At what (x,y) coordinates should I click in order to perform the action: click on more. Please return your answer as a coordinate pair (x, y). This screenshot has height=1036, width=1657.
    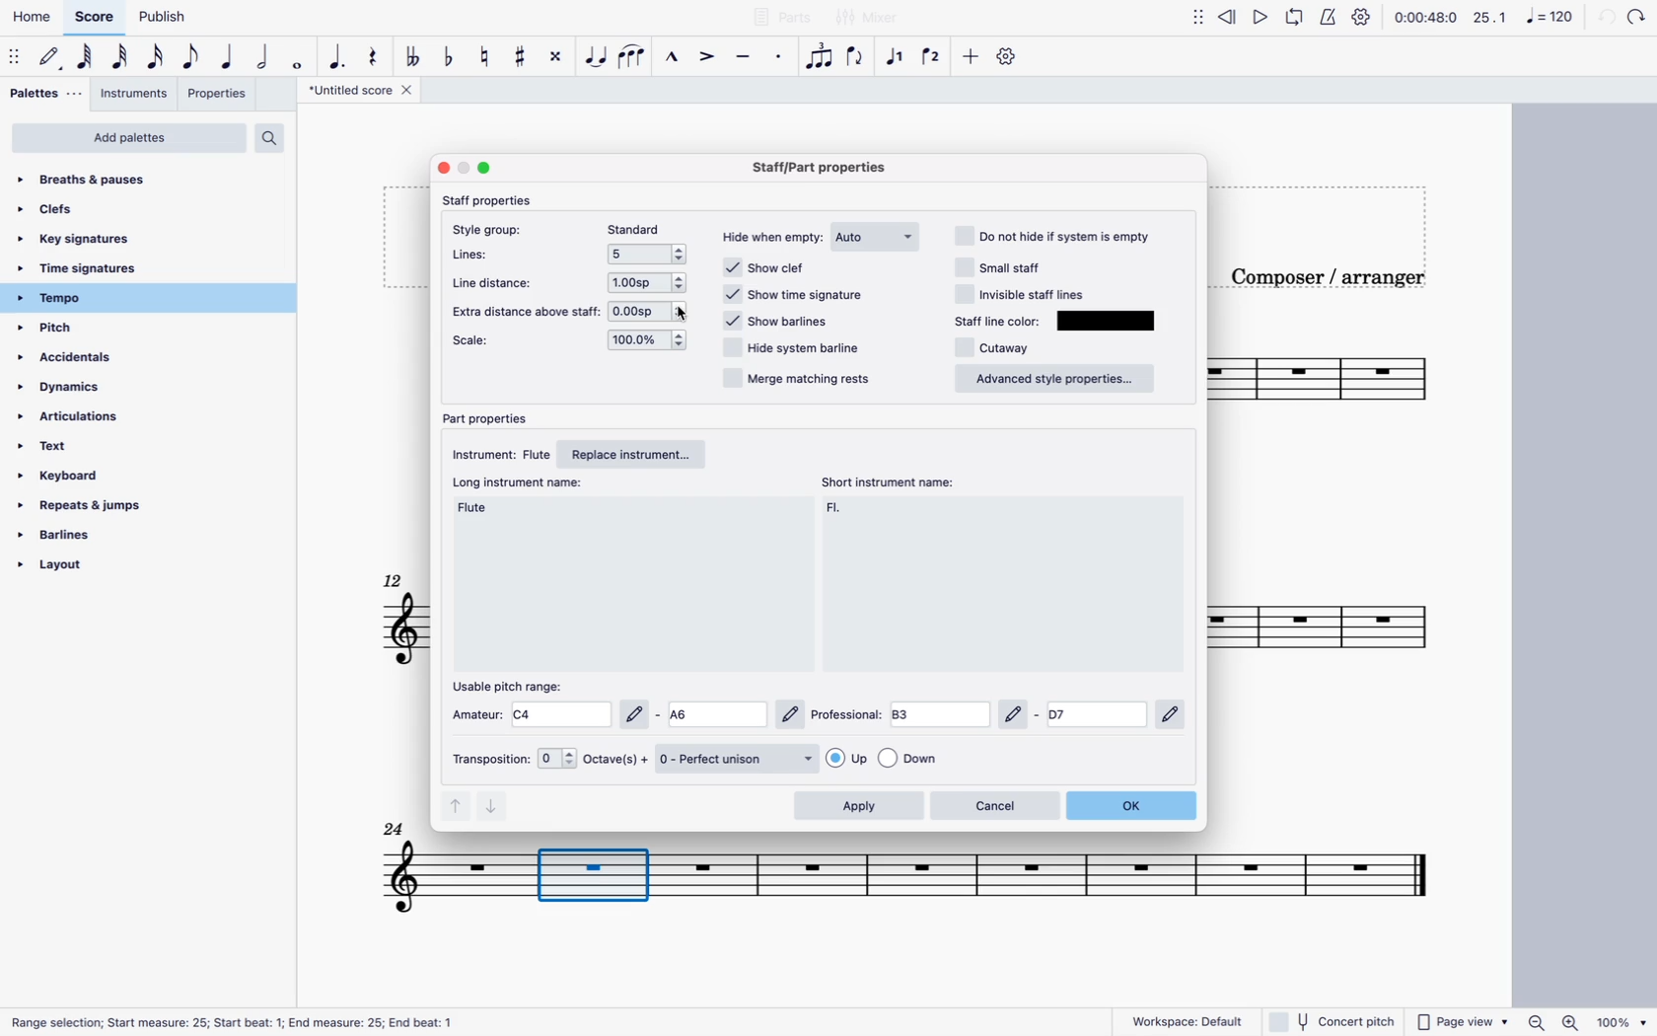
    Looking at the image, I should click on (973, 57).